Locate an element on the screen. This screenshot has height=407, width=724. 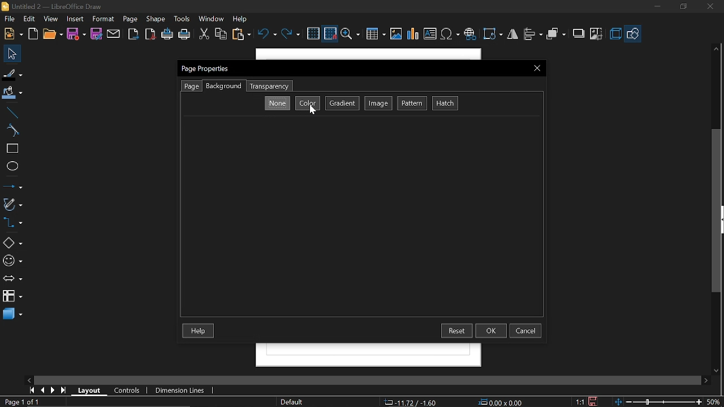
Redo is located at coordinates (291, 35).